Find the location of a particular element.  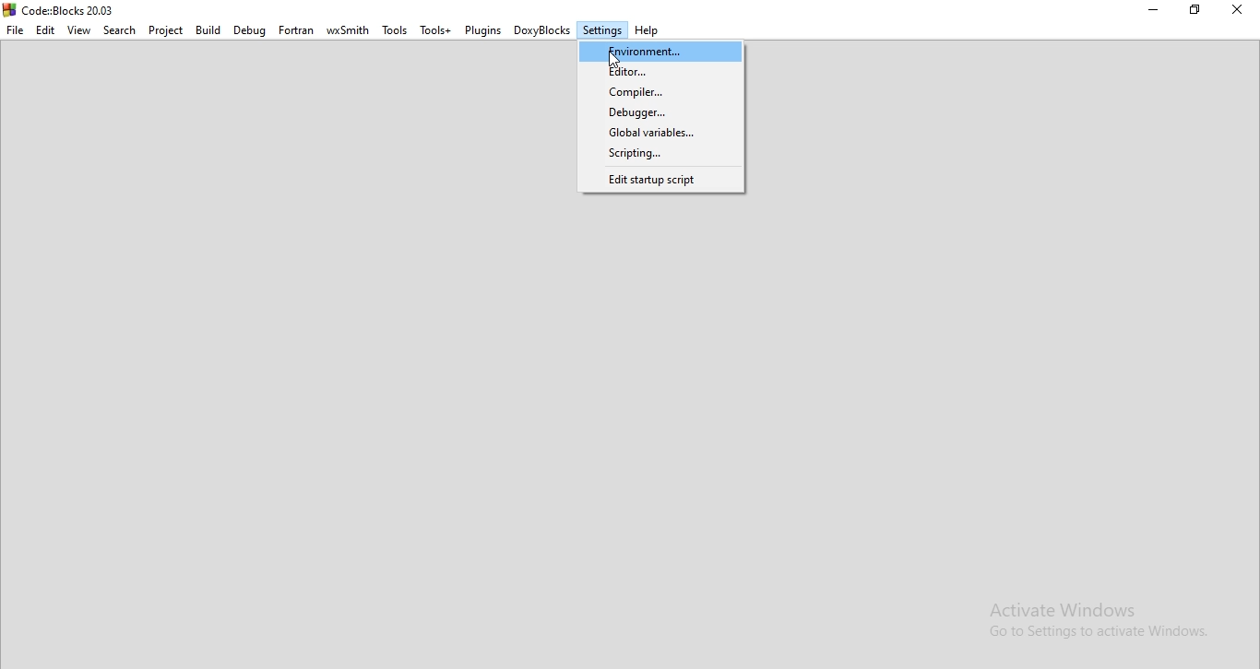

Debugger is located at coordinates (659, 111).